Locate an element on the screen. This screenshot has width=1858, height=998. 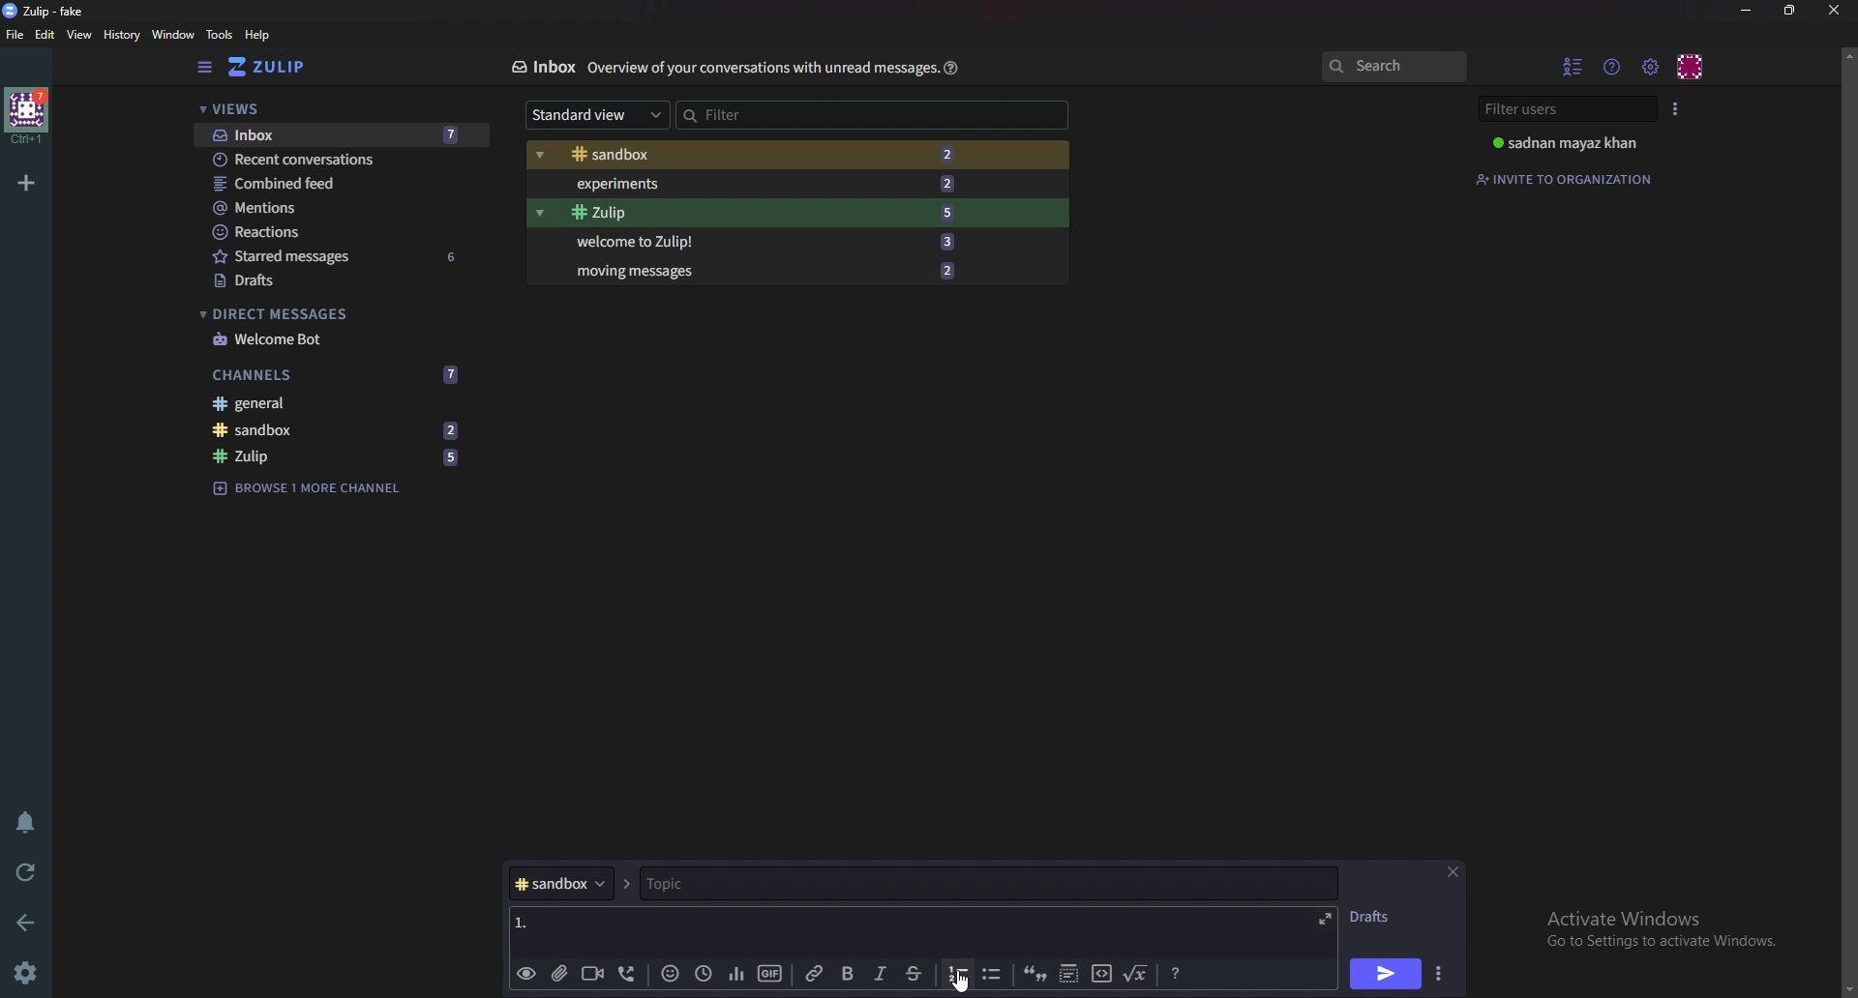
Strike through is located at coordinates (914, 974).